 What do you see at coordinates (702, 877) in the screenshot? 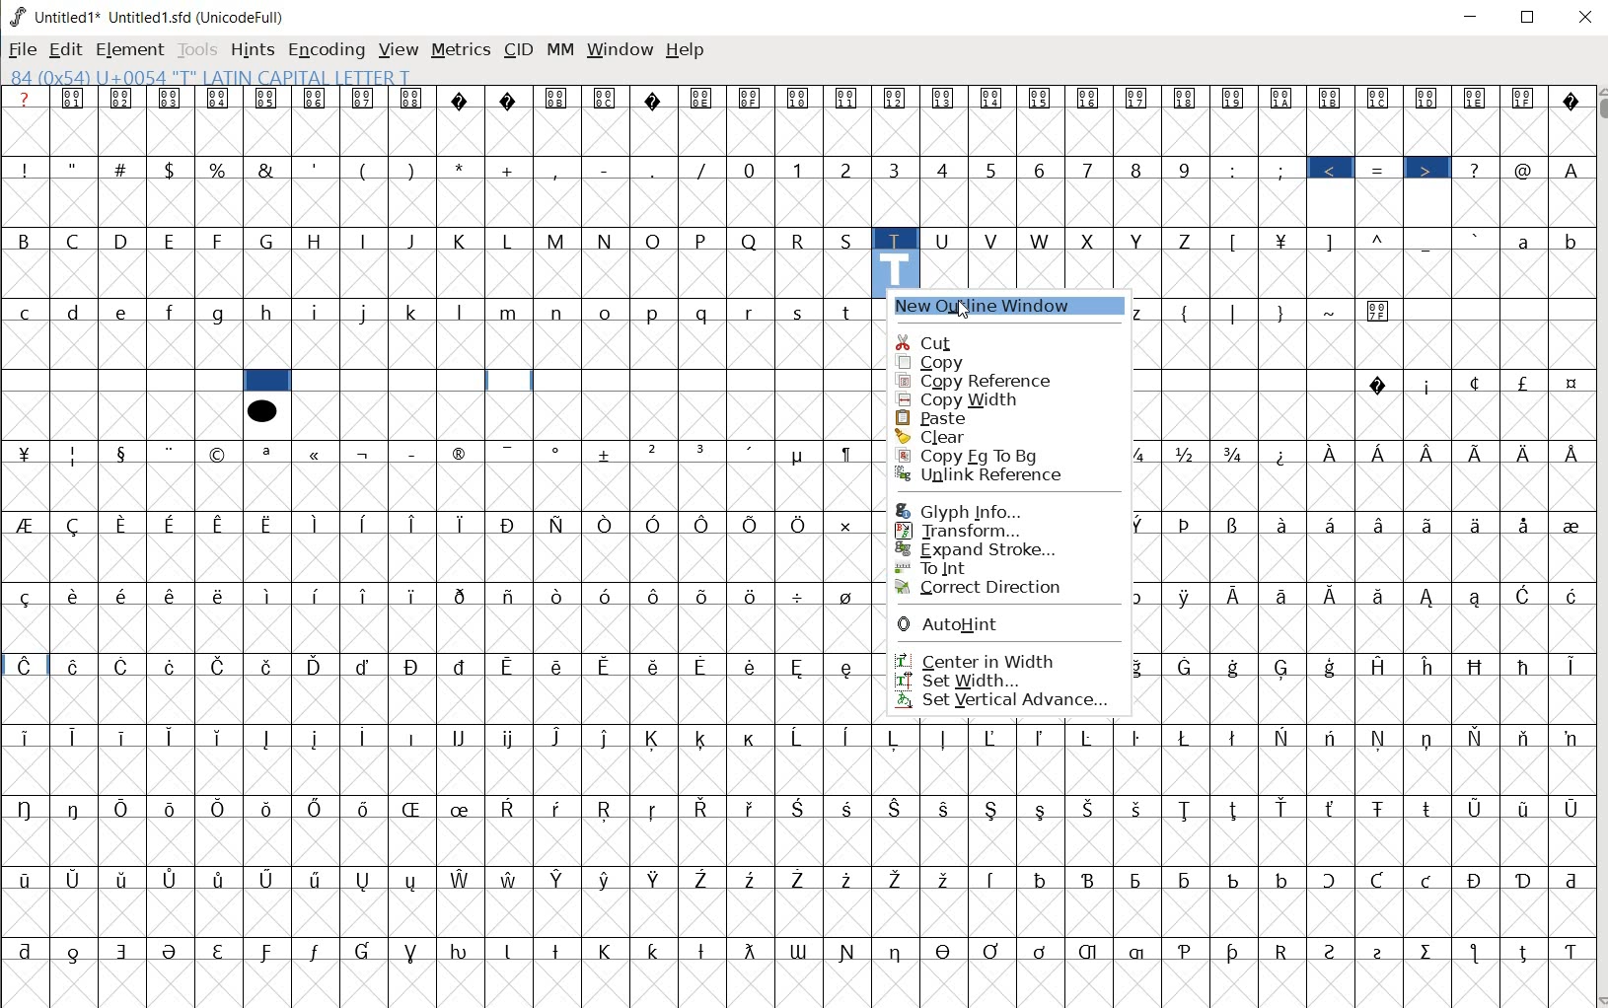
I see `Symbol` at bounding box center [702, 877].